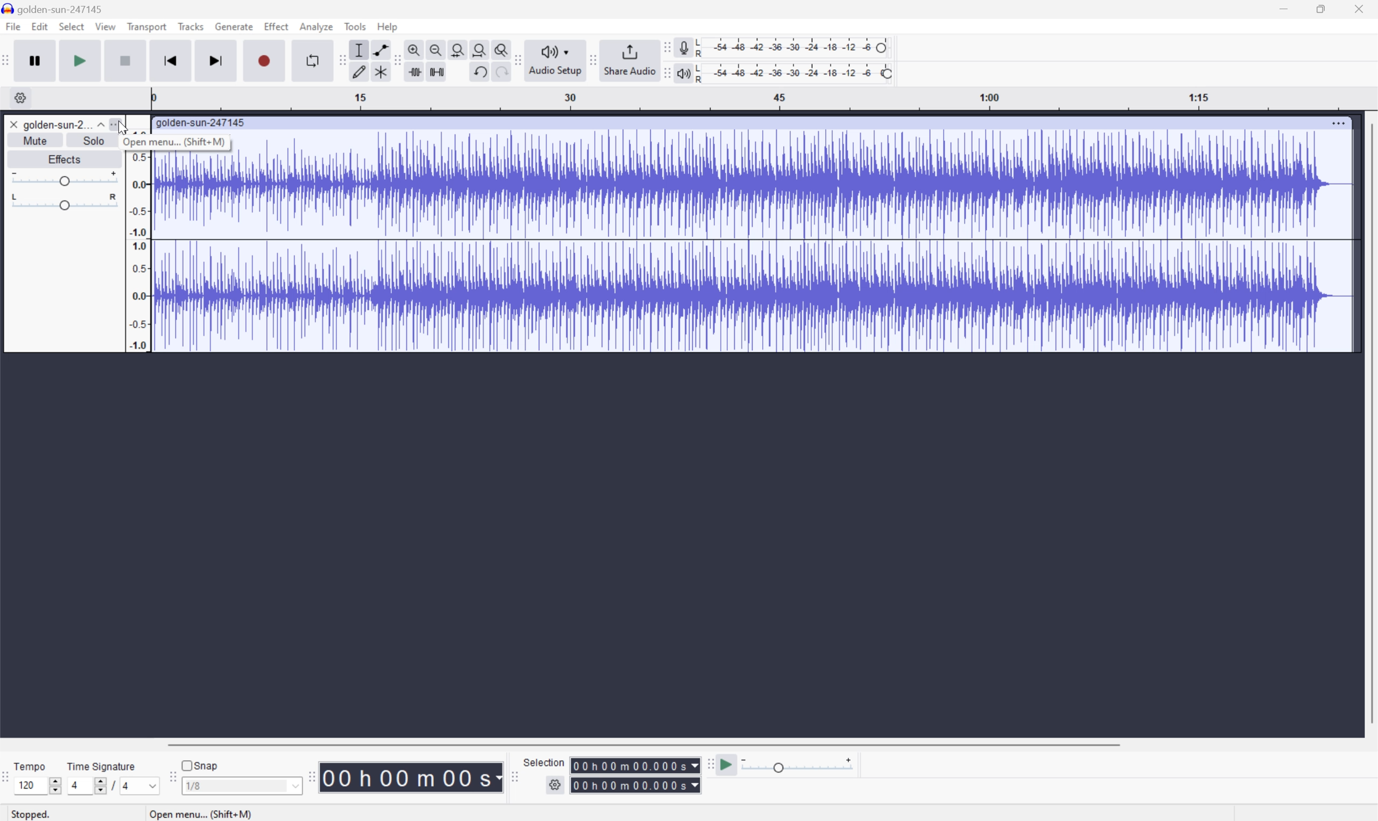 The height and width of the screenshot is (821, 1378). What do you see at coordinates (664, 68) in the screenshot?
I see `Audacity playback meter toolbar` at bounding box center [664, 68].